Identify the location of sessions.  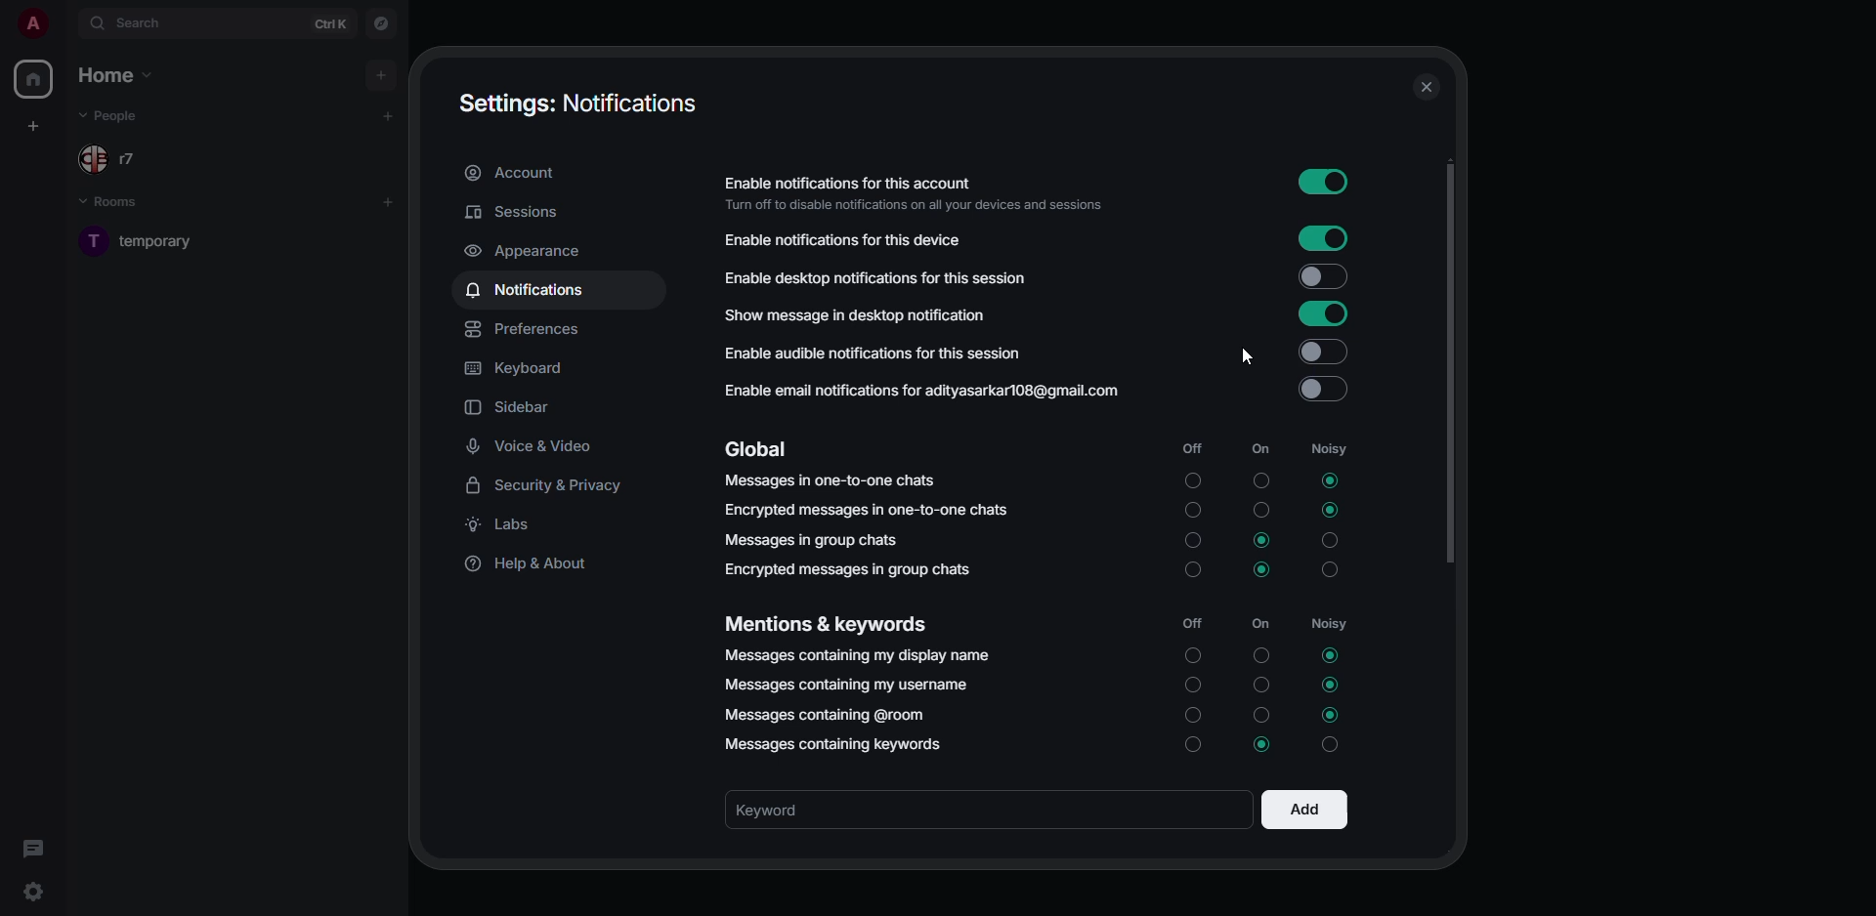
(518, 211).